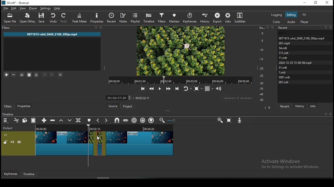  I want to click on play/pause, so click(159, 88).